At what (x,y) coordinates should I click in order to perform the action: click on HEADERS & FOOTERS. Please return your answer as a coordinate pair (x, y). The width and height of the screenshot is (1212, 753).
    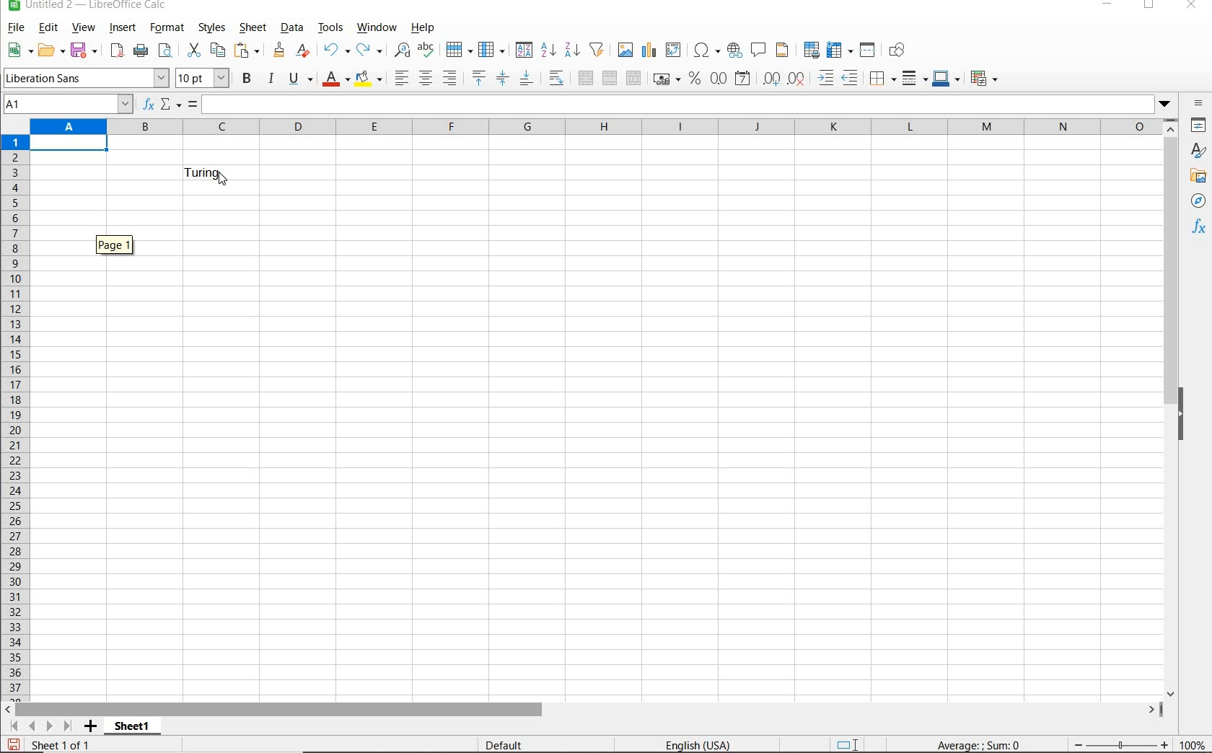
    Looking at the image, I should click on (782, 50).